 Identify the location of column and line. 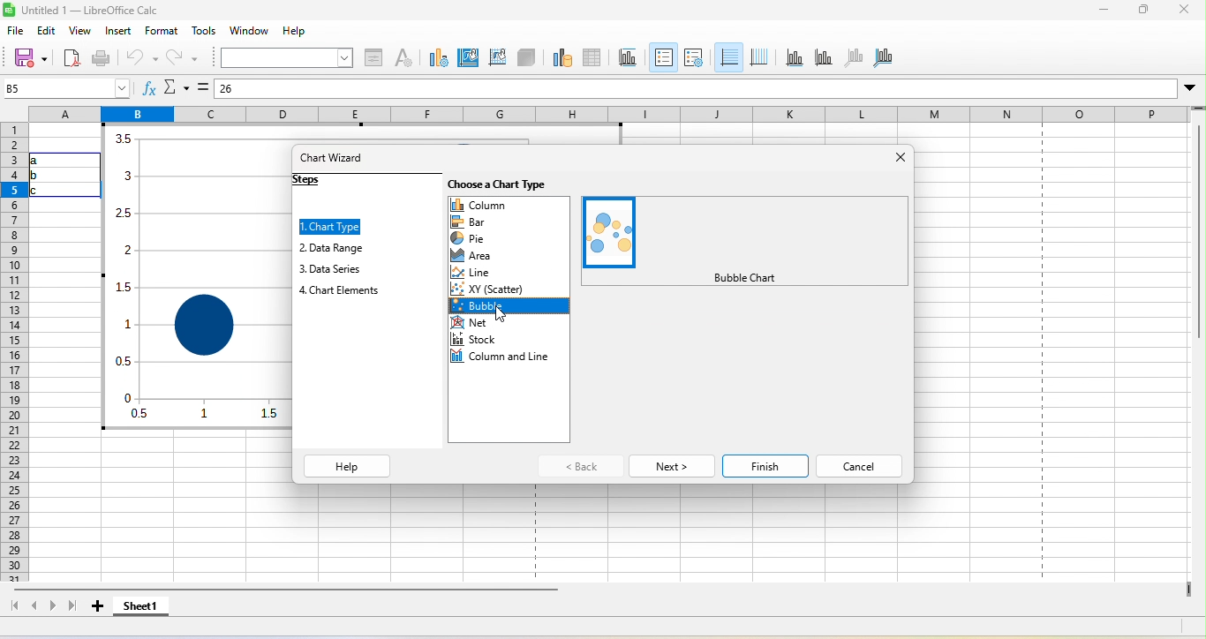
(505, 360).